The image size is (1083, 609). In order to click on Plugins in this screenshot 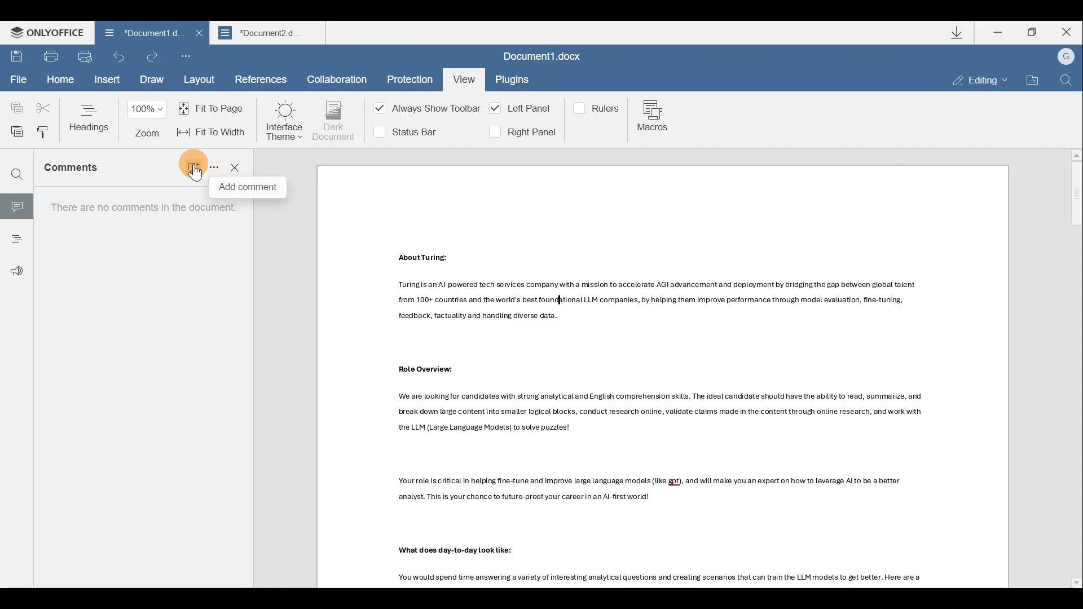, I will do `click(513, 81)`.